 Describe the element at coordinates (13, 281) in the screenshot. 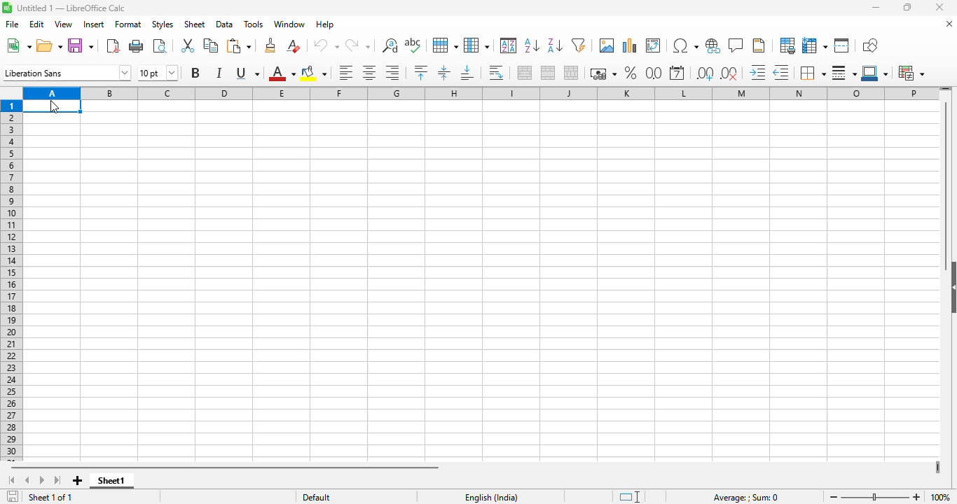

I see `rows` at that location.